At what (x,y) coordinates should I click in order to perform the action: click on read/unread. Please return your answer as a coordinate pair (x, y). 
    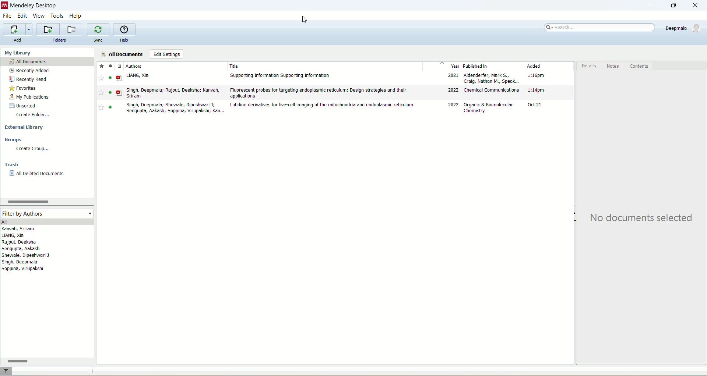
    Looking at the image, I should click on (109, 107).